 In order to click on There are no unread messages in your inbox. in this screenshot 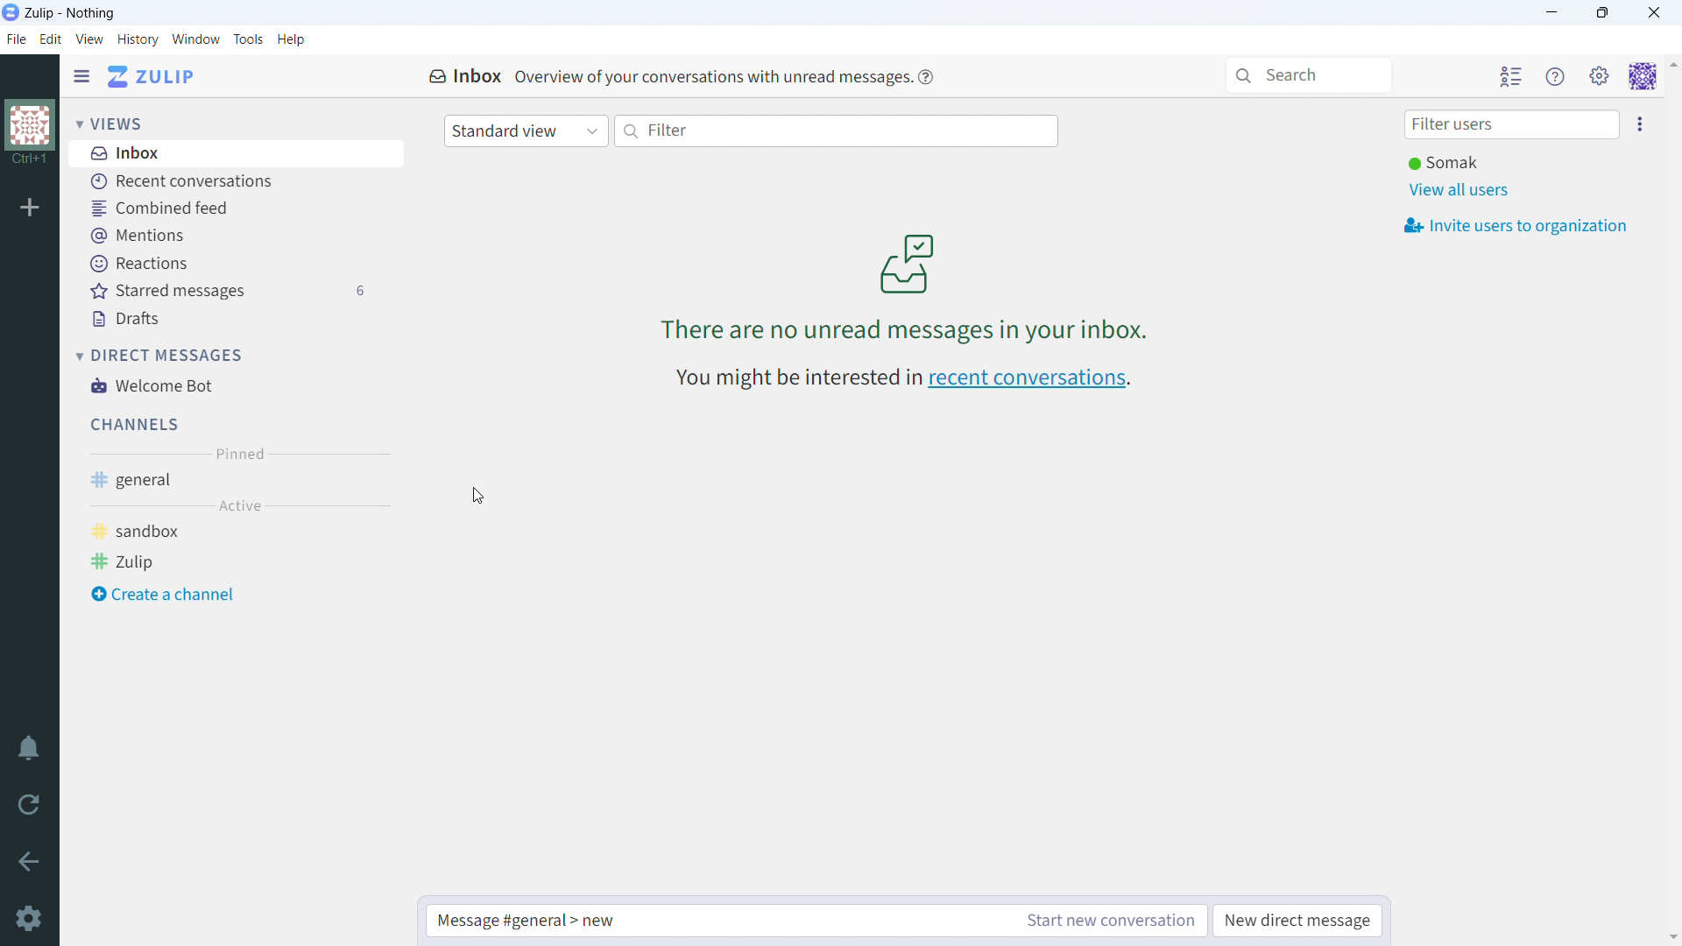, I will do `click(904, 329)`.